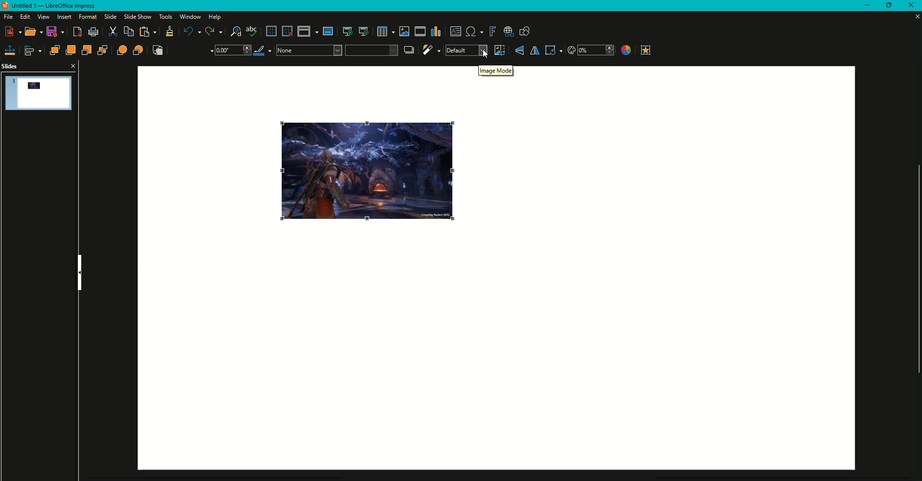 The image size is (922, 481). I want to click on Slide, so click(108, 17).